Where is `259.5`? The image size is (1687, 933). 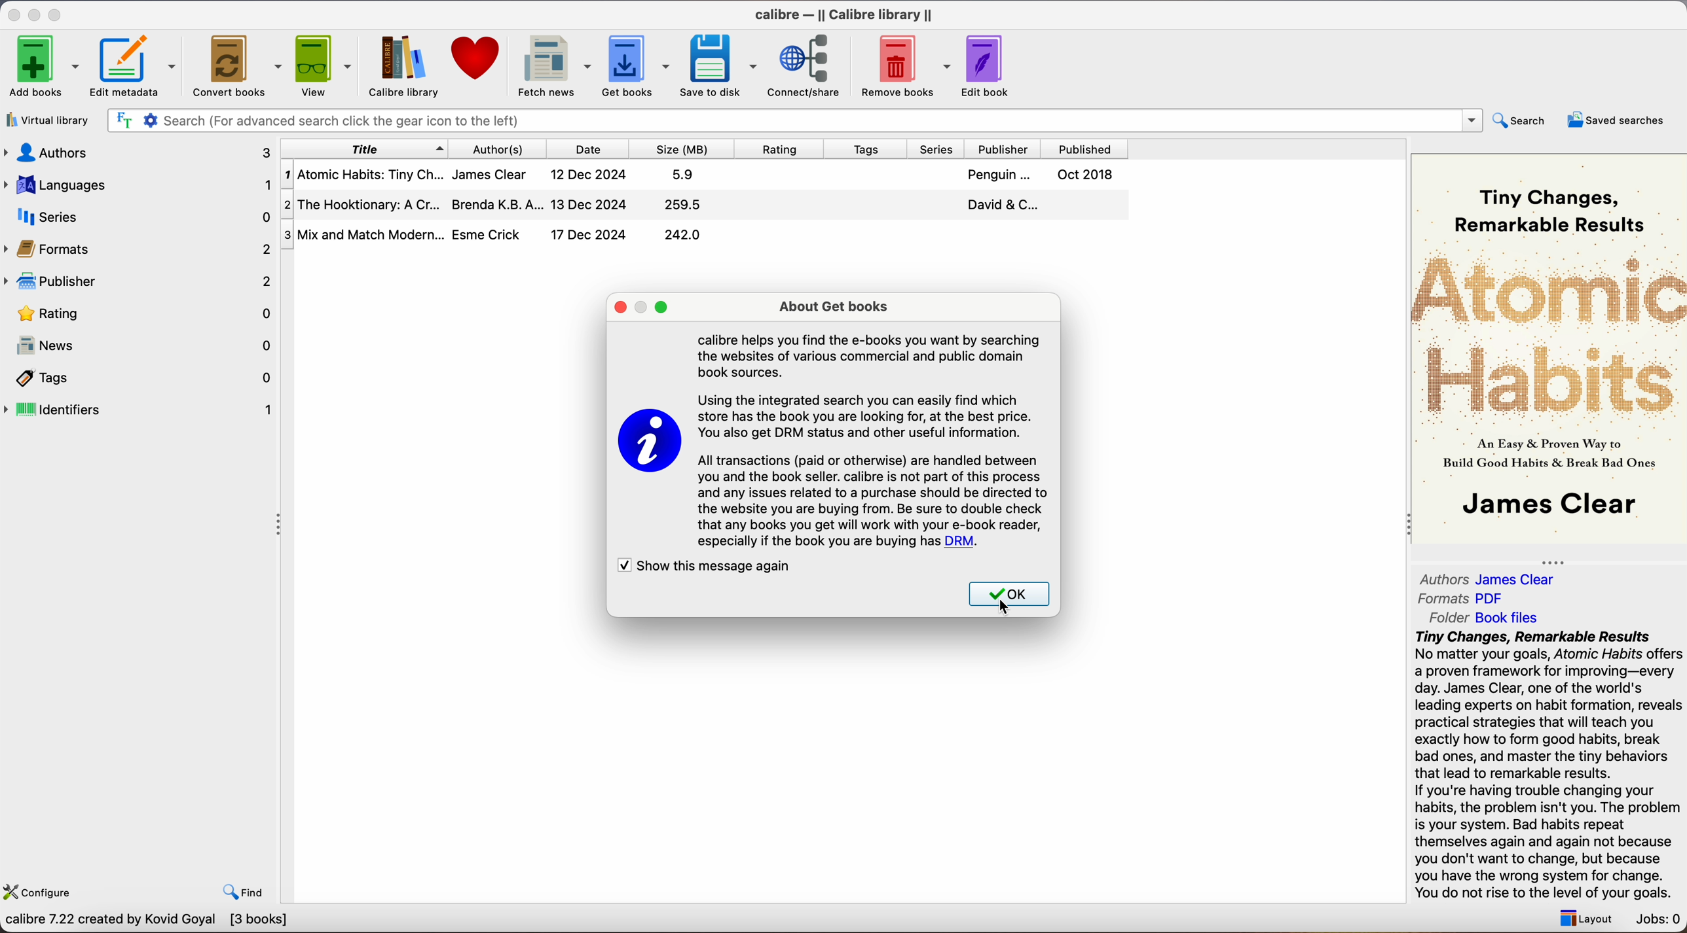 259.5 is located at coordinates (685, 205).